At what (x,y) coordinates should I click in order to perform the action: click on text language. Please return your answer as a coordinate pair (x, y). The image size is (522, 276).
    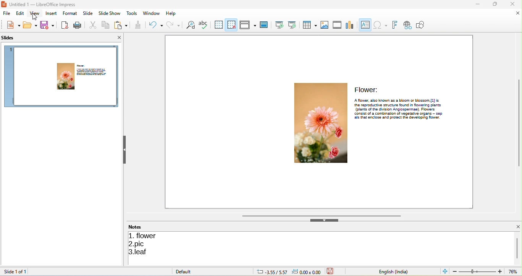
    Looking at the image, I should click on (397, 271).